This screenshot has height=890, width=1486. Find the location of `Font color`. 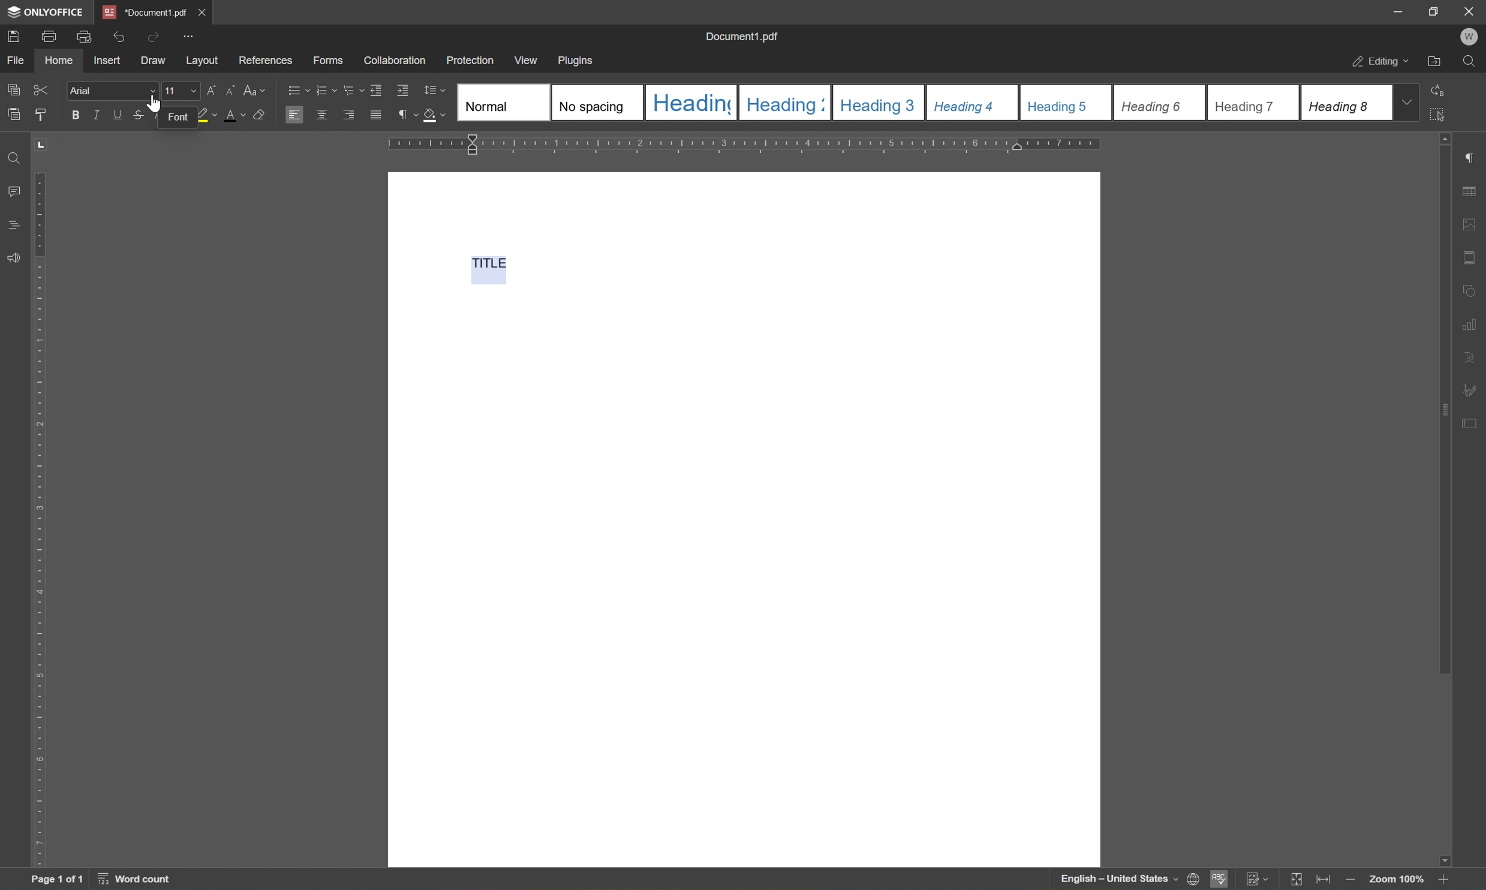

Font color is located at coordinates (235, 116).